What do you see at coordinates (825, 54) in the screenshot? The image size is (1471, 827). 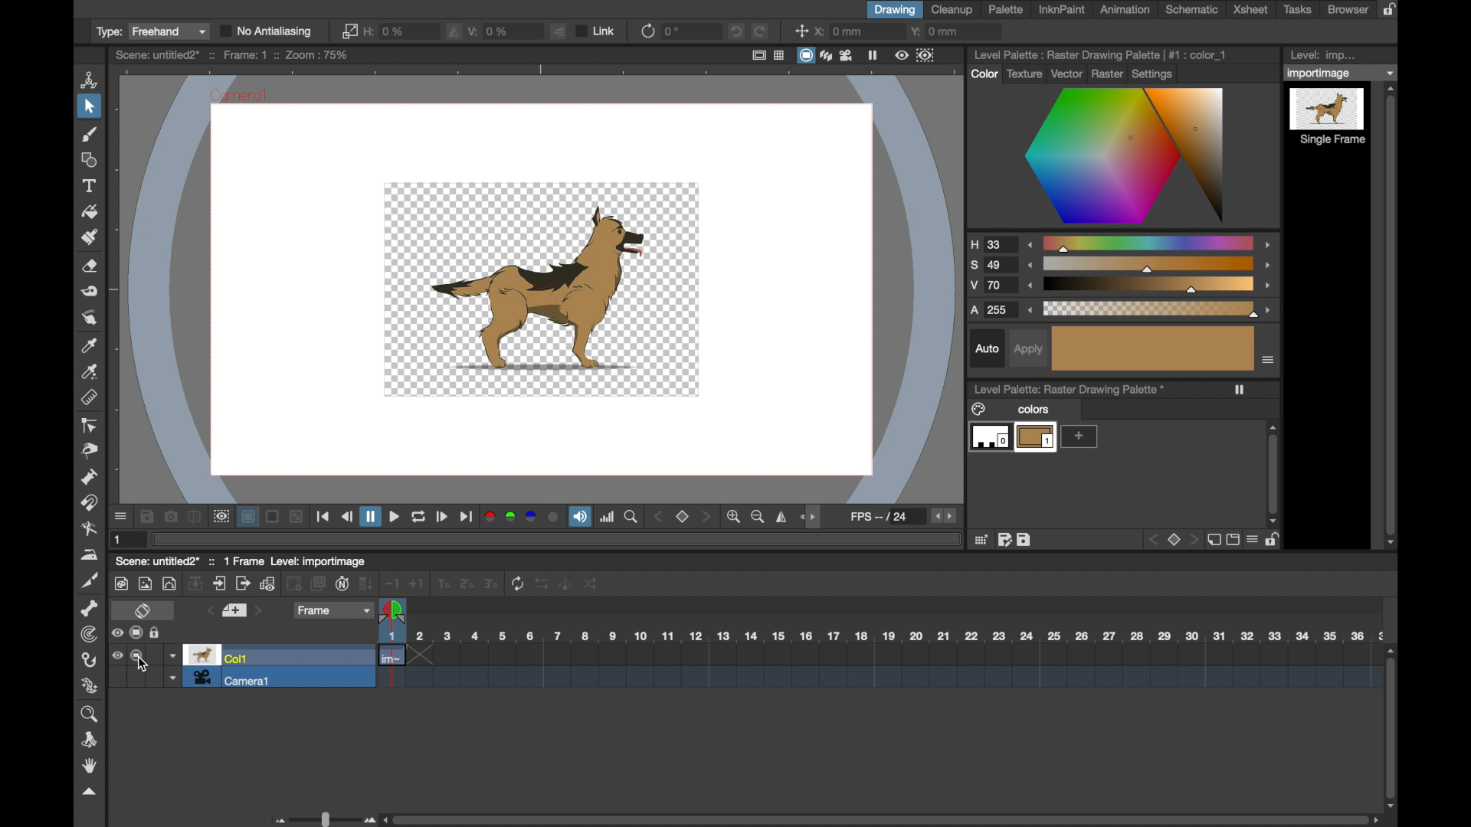 I see `layers` at bounding box center [825, 54].